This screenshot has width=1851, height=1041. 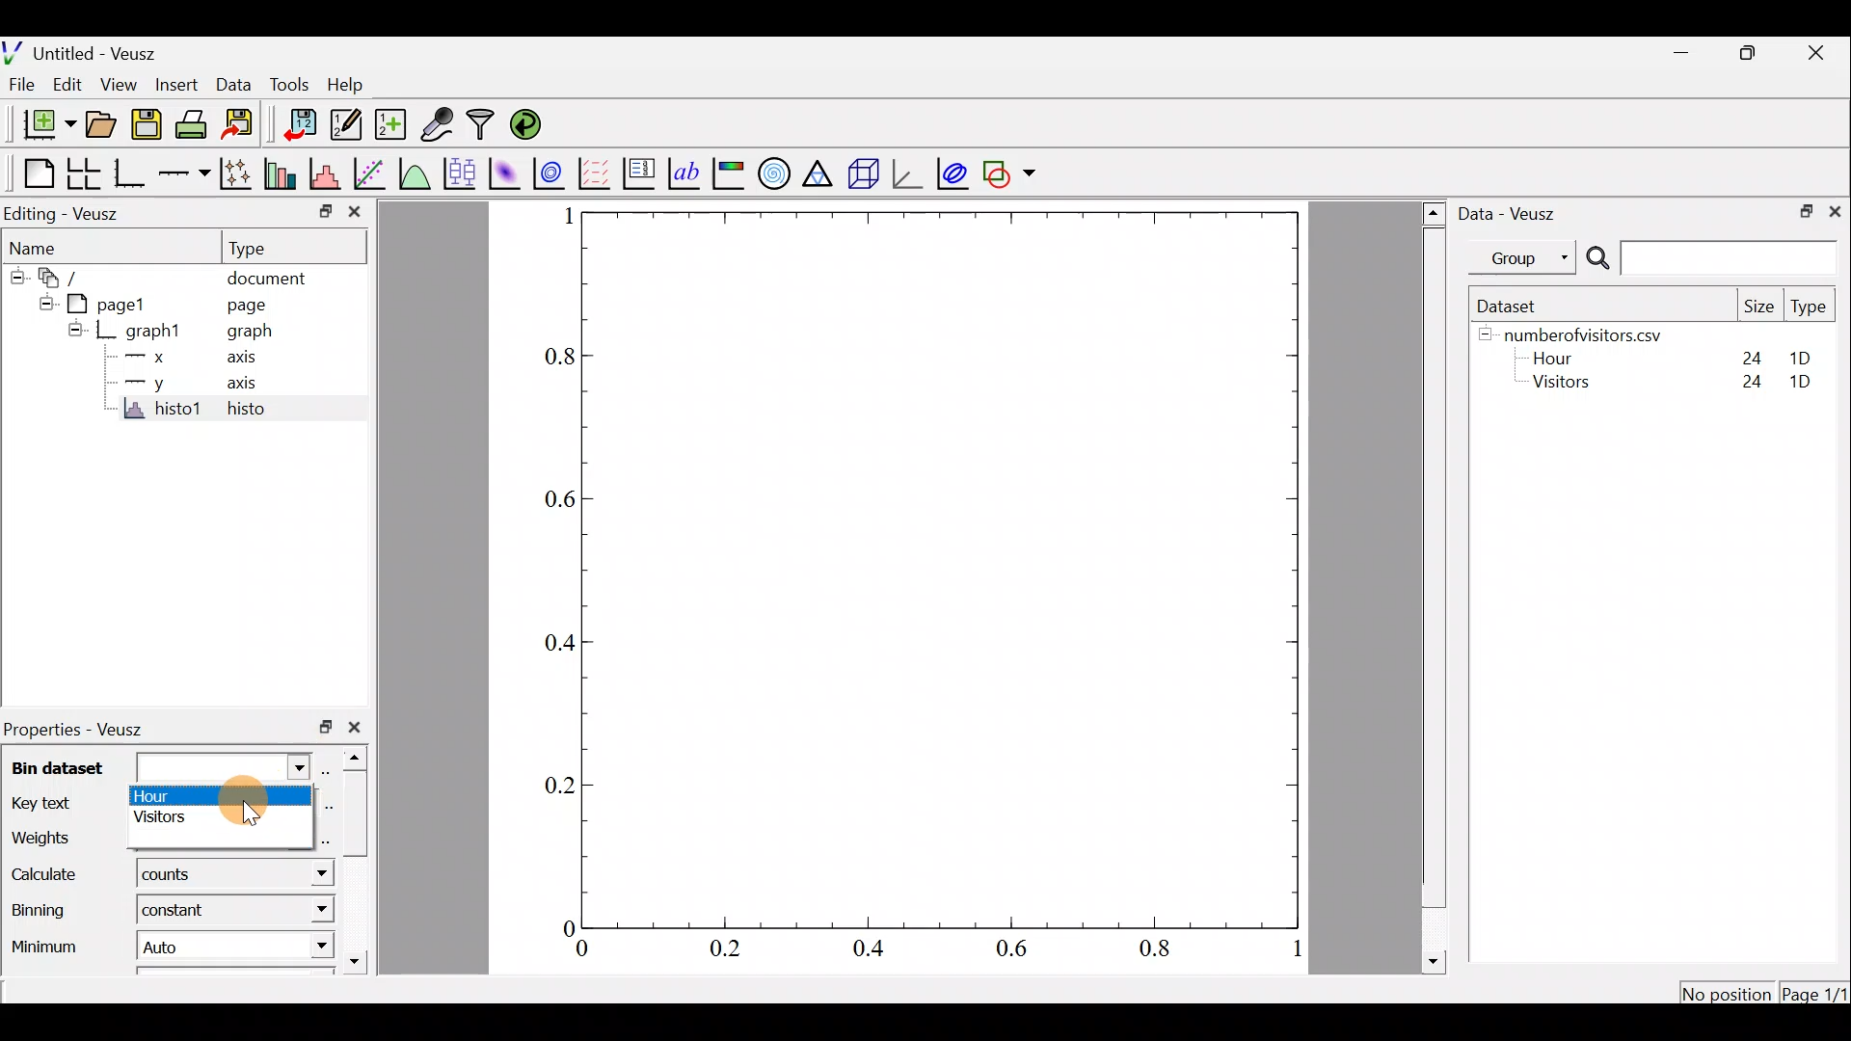 I want to click on Ternary graph, so click(x=816, y=175).